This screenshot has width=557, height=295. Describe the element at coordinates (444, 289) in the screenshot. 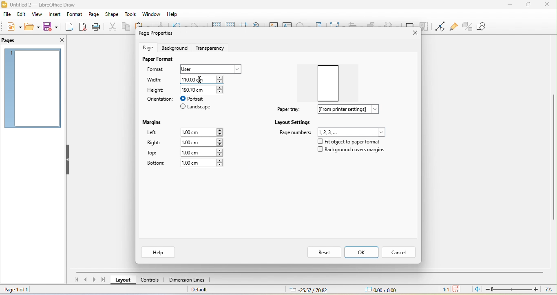

I see `1:1` at that location.